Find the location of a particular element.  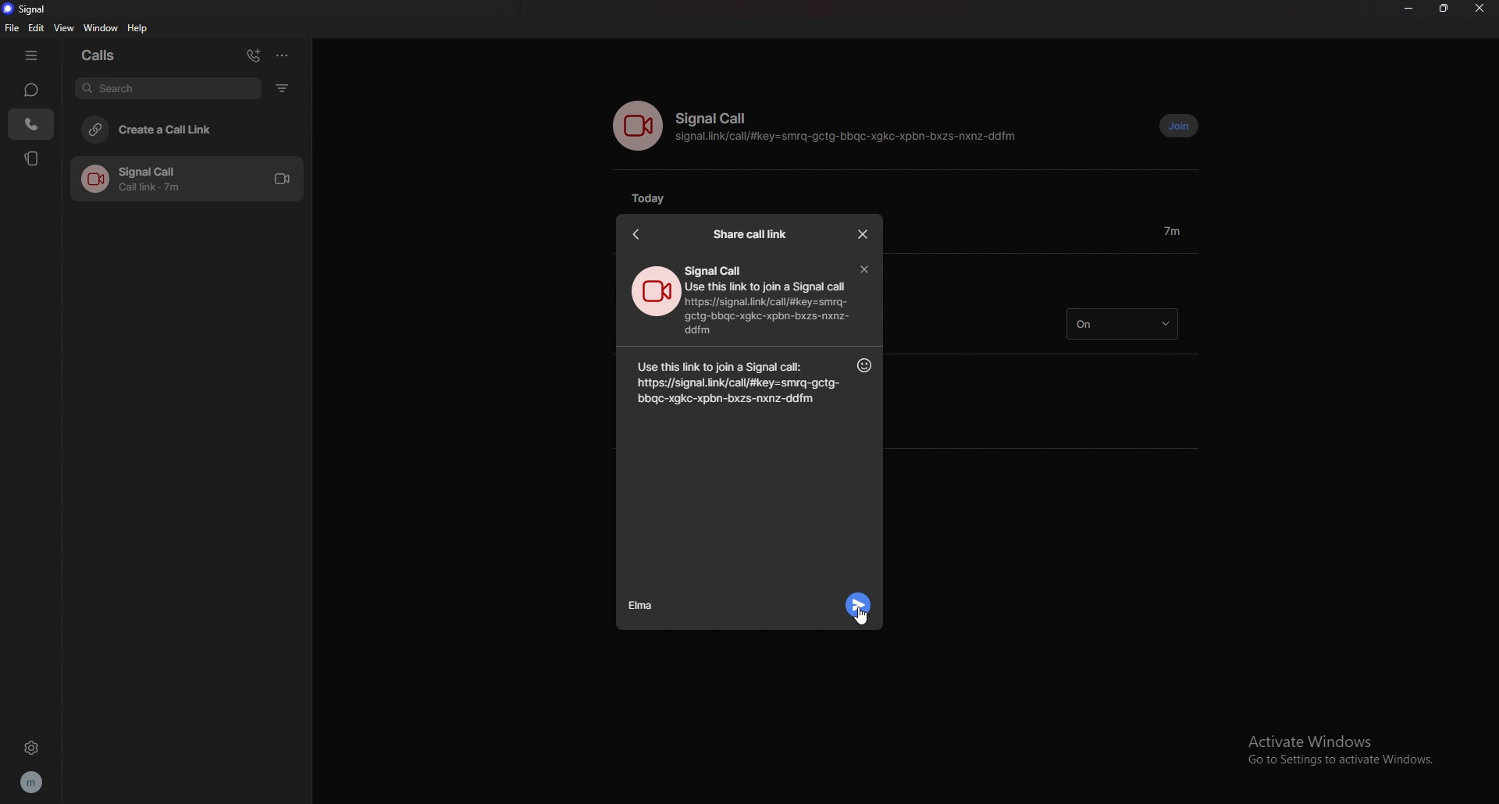

voice call is located at coordinates (637, 126).